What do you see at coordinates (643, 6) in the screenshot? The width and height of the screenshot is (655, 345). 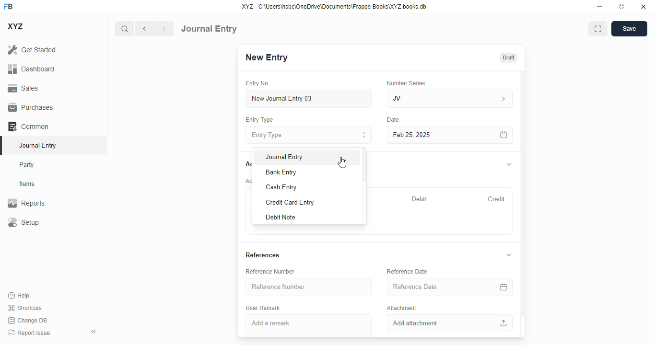 I see `close` at bounding box center [643, 6].